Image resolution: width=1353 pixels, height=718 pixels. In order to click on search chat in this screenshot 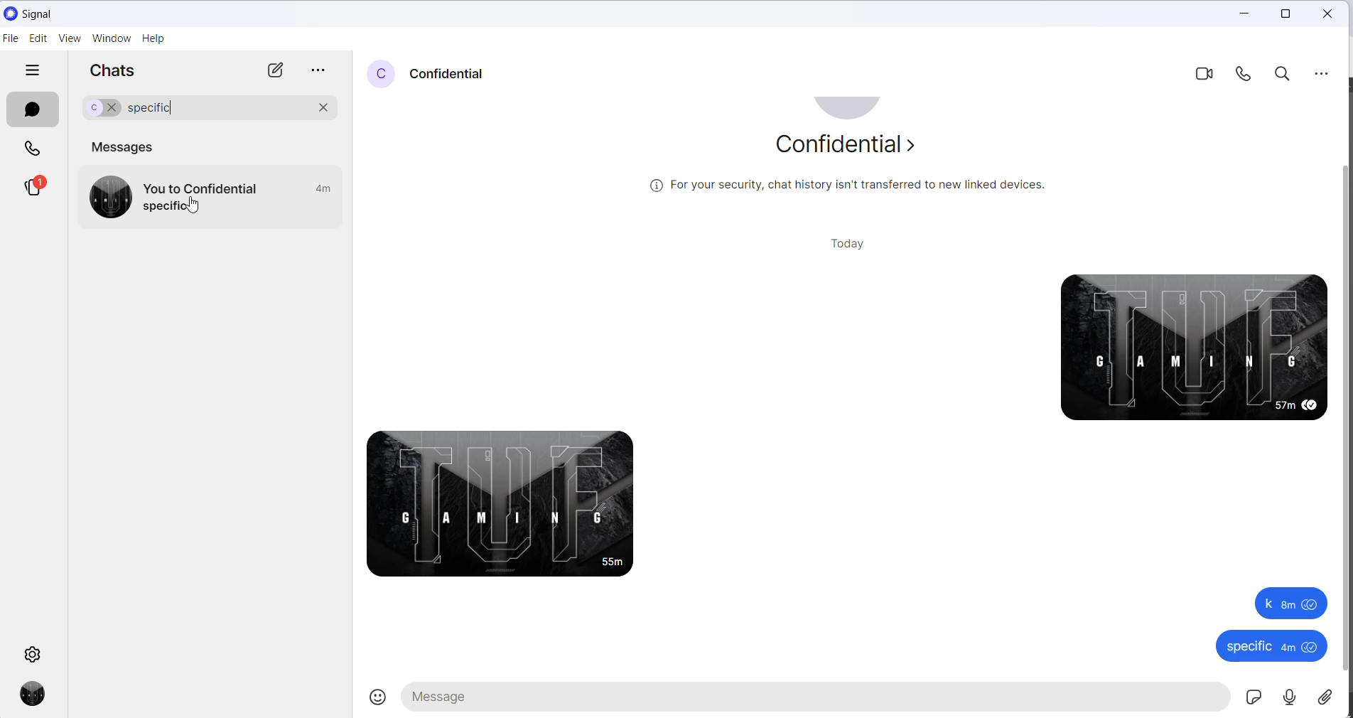, I will do `click(269, 109)`.